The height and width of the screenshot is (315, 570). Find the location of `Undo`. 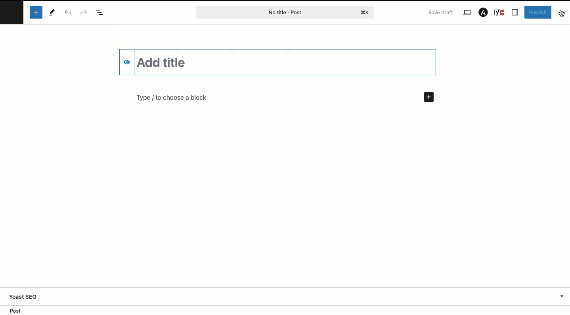

Undo is located at coordinates (69, 13).